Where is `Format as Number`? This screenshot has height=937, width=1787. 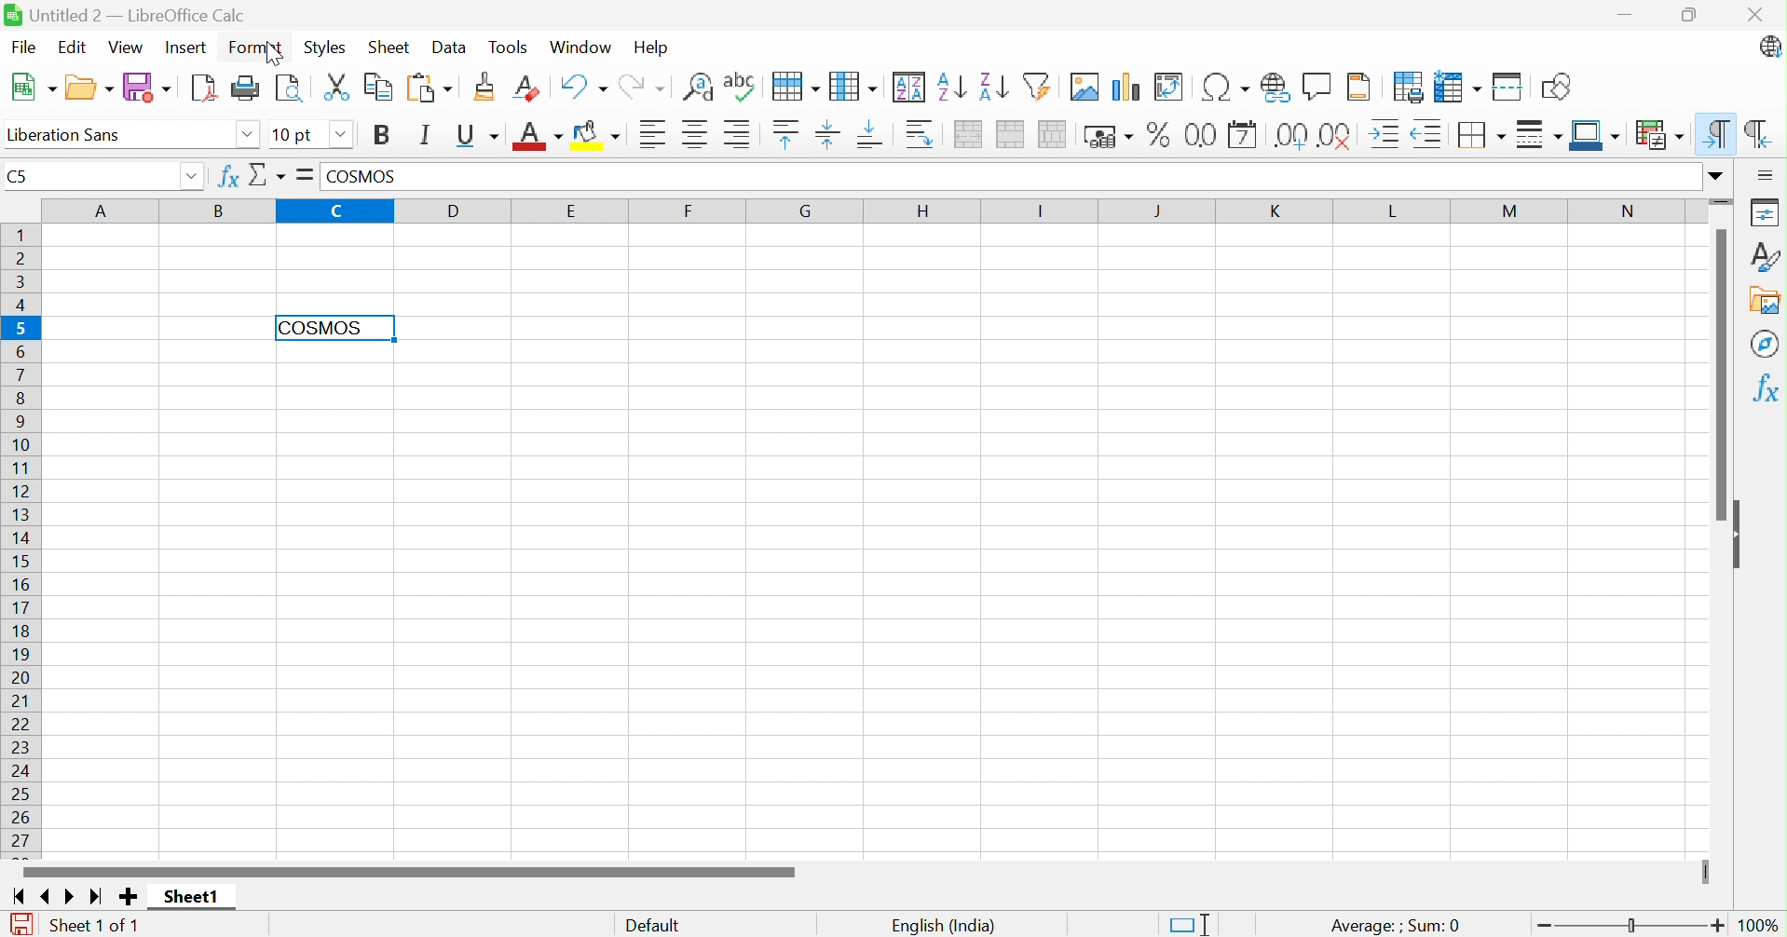 Format as Number is located at coordinates (1200, 135).